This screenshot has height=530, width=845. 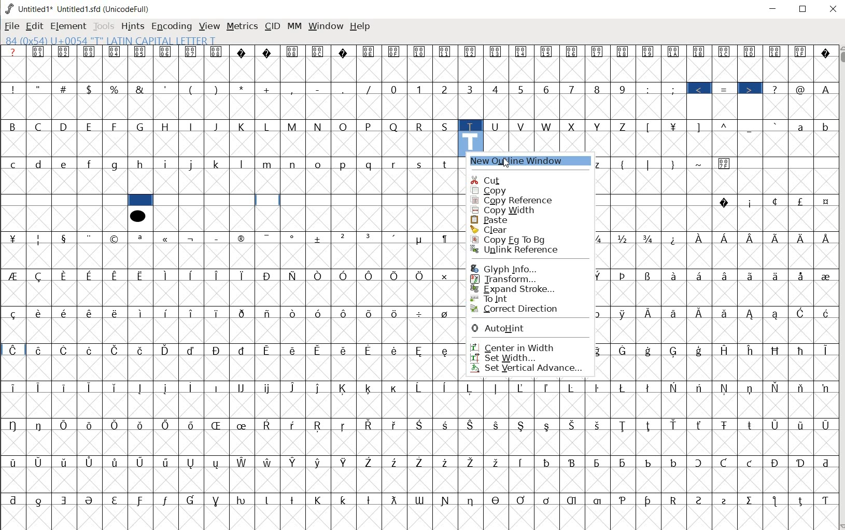 What do you see at coordinates (269, 388) in the screenshot?
I see `Symbol` at bounding box center [269, 388].